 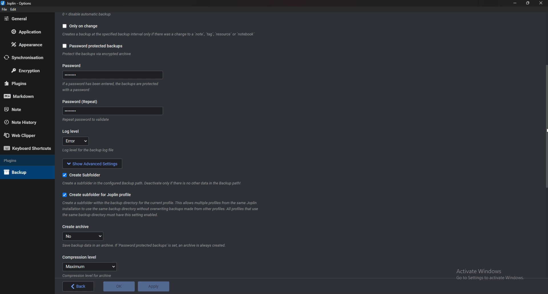 What do you see at coordinates (23, 160) in the screenshot?
I see `Plugins` at bounding box center [23, 160].